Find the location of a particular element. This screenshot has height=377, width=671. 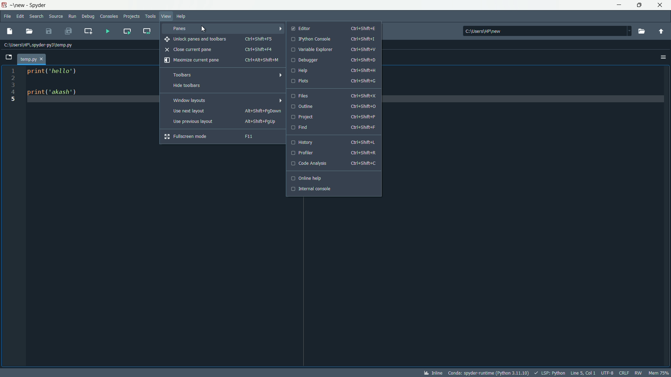

run file is located at coordinates (107, 30).